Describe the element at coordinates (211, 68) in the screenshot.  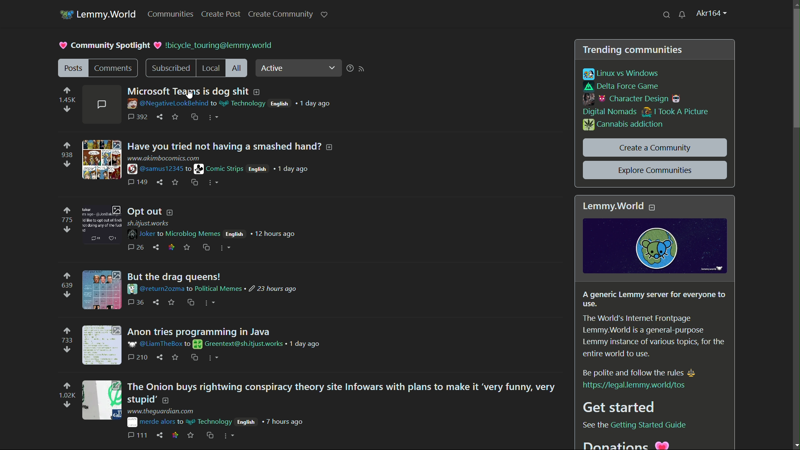
I see `local` at that location.